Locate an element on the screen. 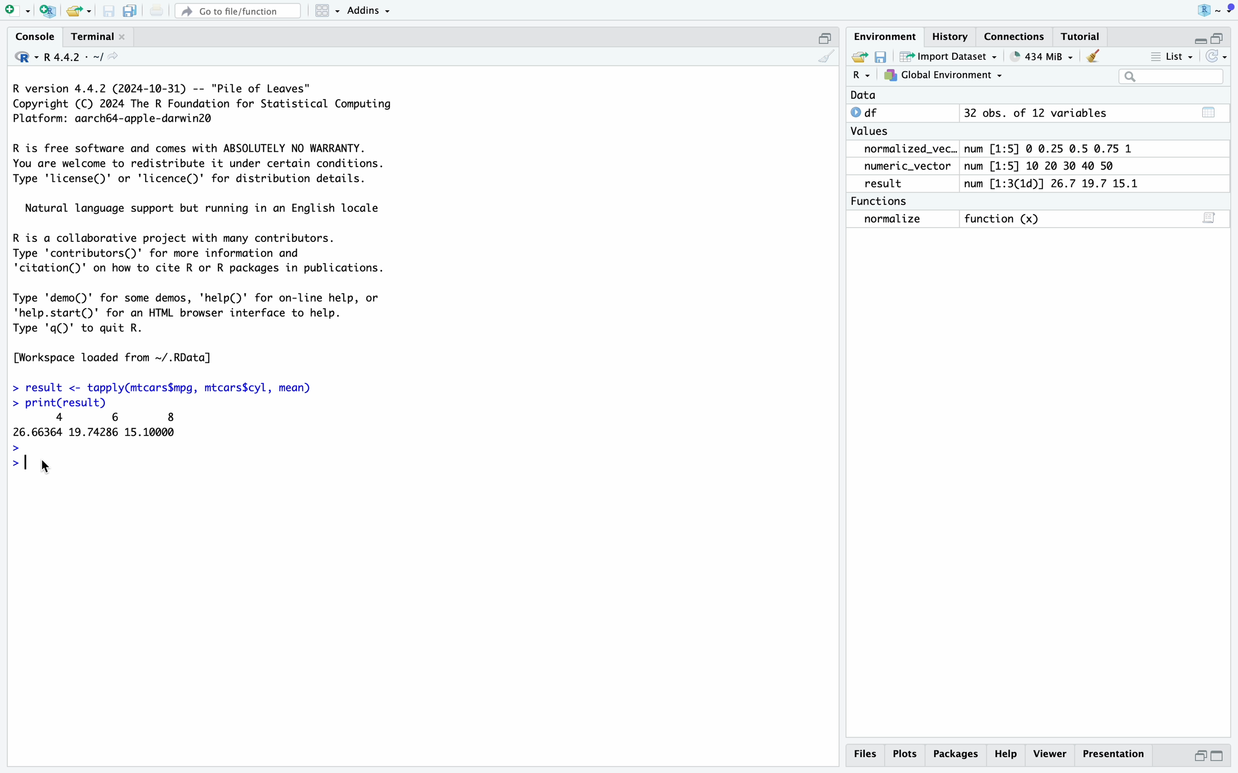  Open new file is located at coordinates (17, 11).